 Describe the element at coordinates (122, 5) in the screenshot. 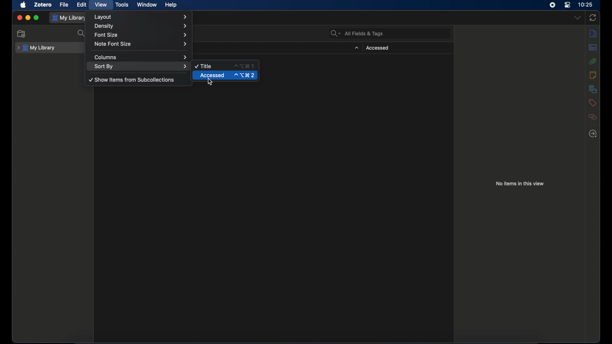

I see `tools` at that location.